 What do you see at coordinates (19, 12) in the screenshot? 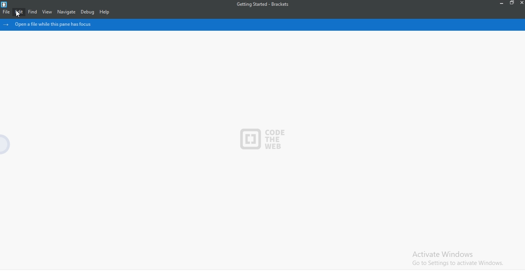
I see `edit` at bounding box center [19, 12].